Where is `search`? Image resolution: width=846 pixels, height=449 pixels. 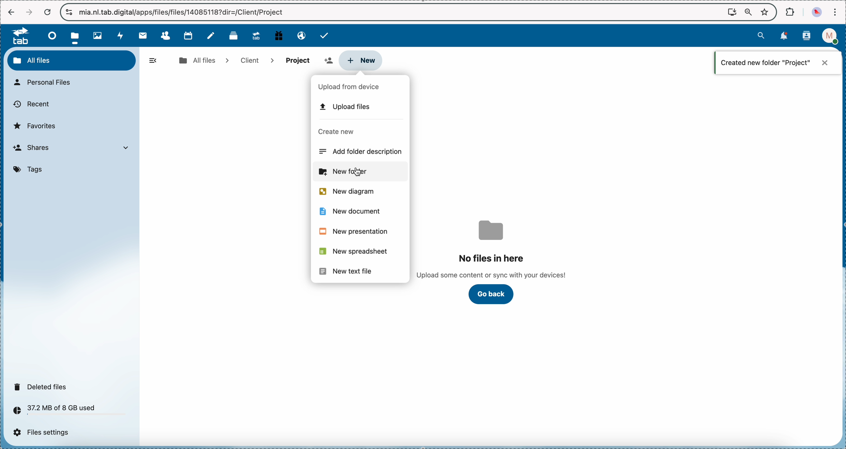 search is located at coordinates (761, 35).